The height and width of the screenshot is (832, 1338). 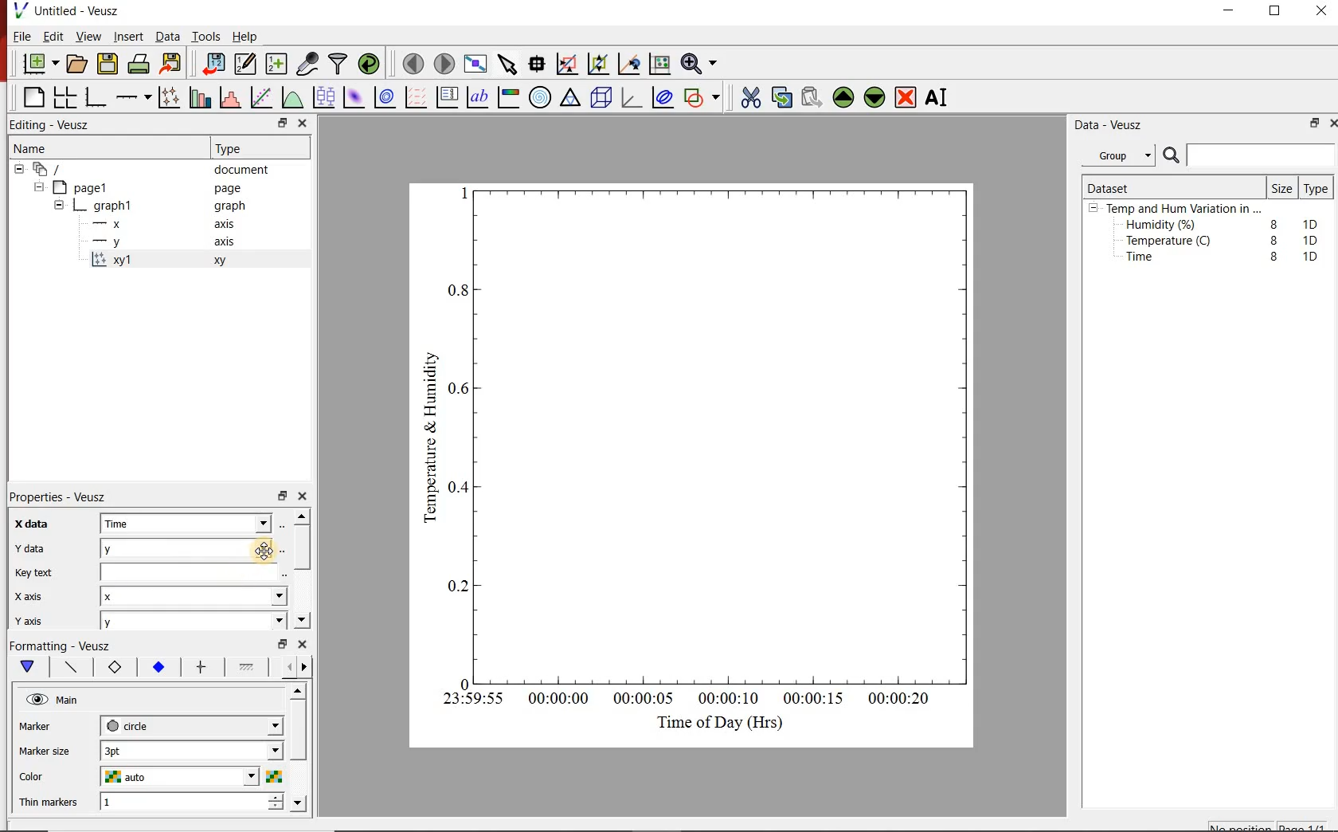 I want to click on Humidity (%), so click(x=1164, y=226).